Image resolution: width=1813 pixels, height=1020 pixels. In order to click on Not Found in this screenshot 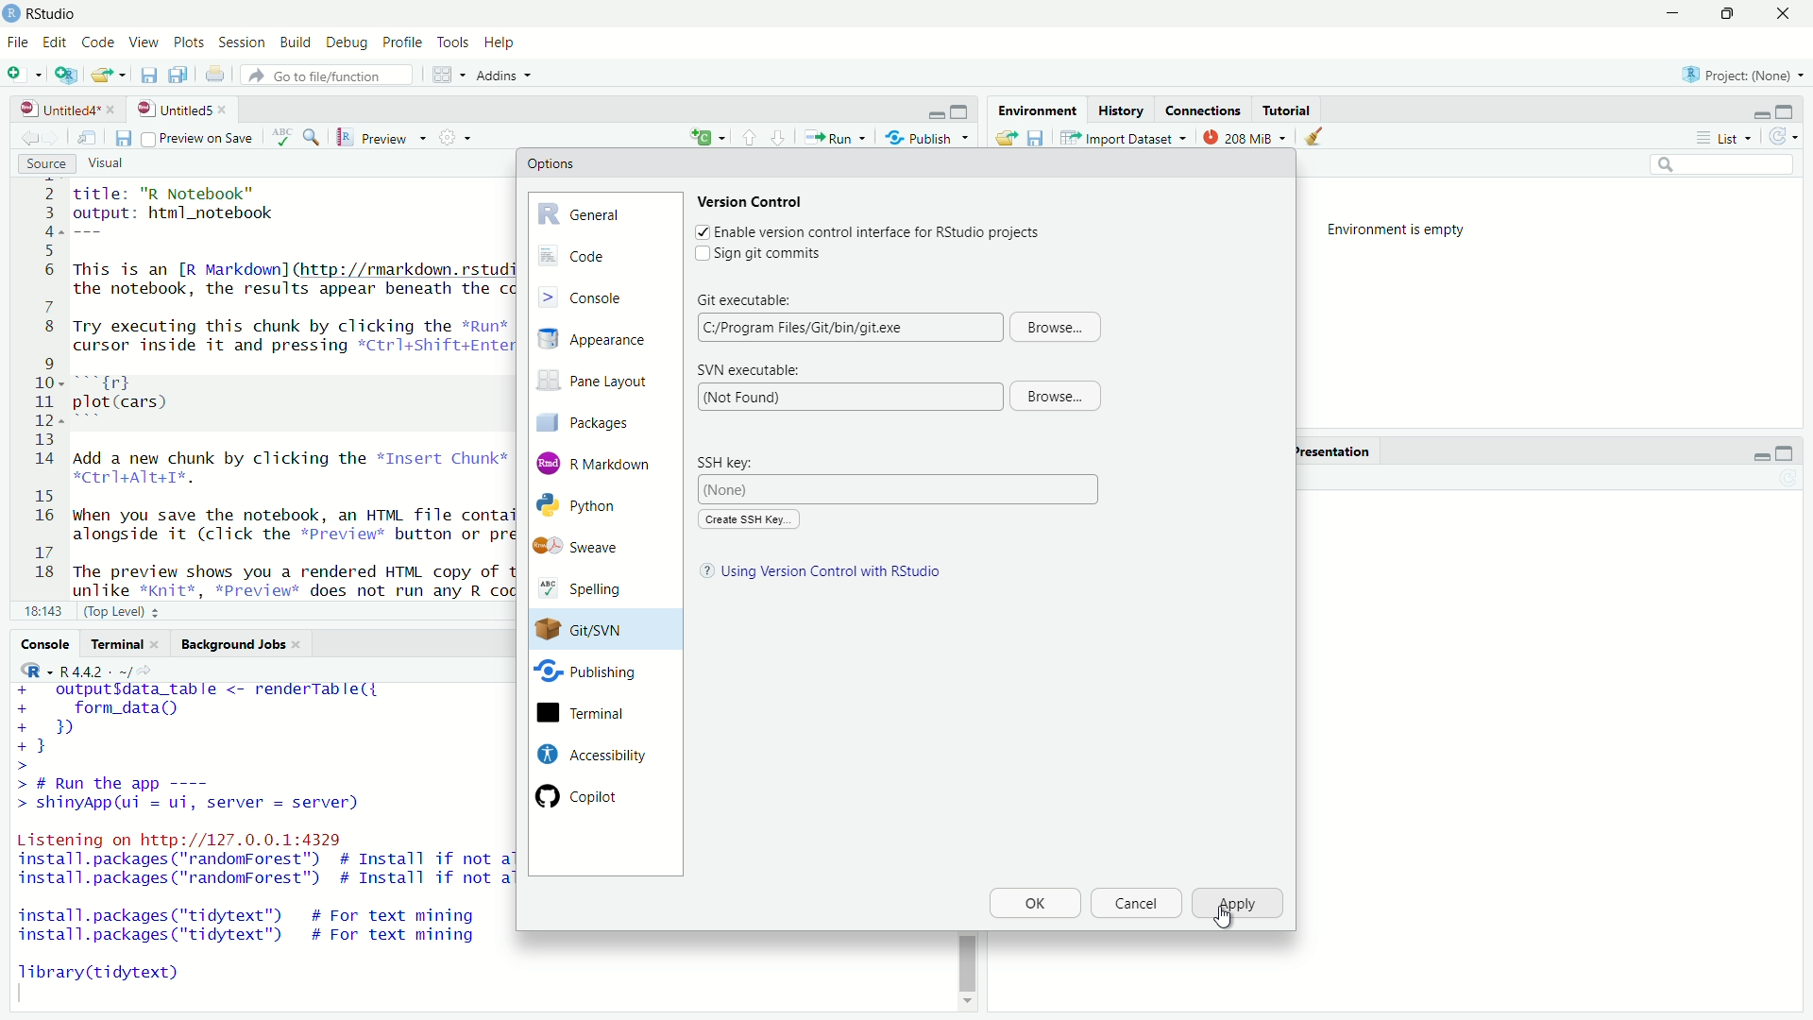, I will do `click(847, 397)`.